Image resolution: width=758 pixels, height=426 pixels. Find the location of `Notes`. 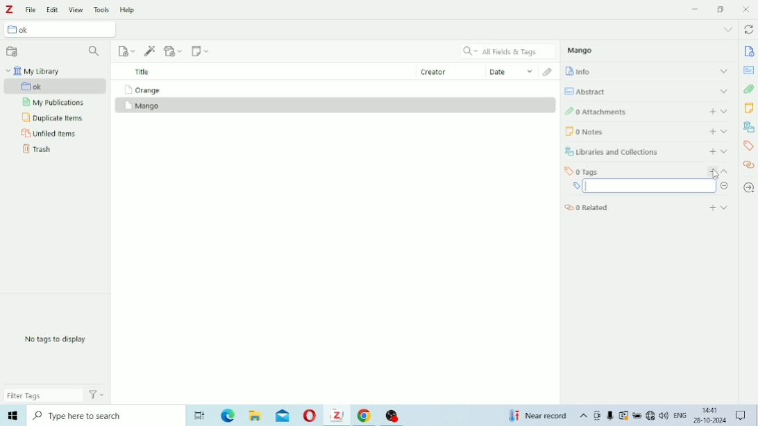

Notes is located at coordinates (647, 131).